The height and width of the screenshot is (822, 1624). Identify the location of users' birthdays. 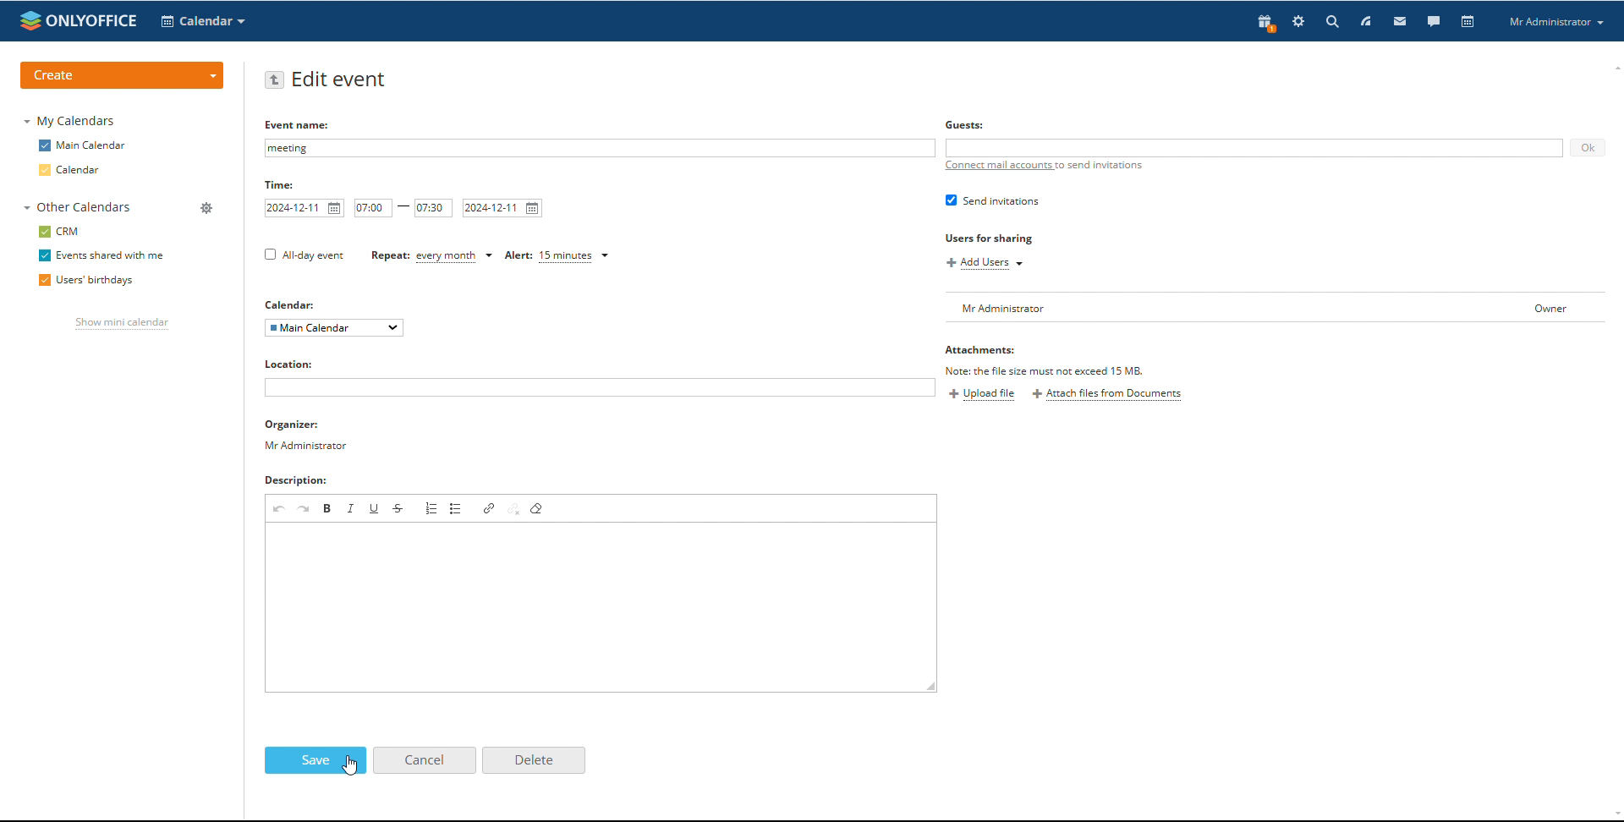
(84, 282).